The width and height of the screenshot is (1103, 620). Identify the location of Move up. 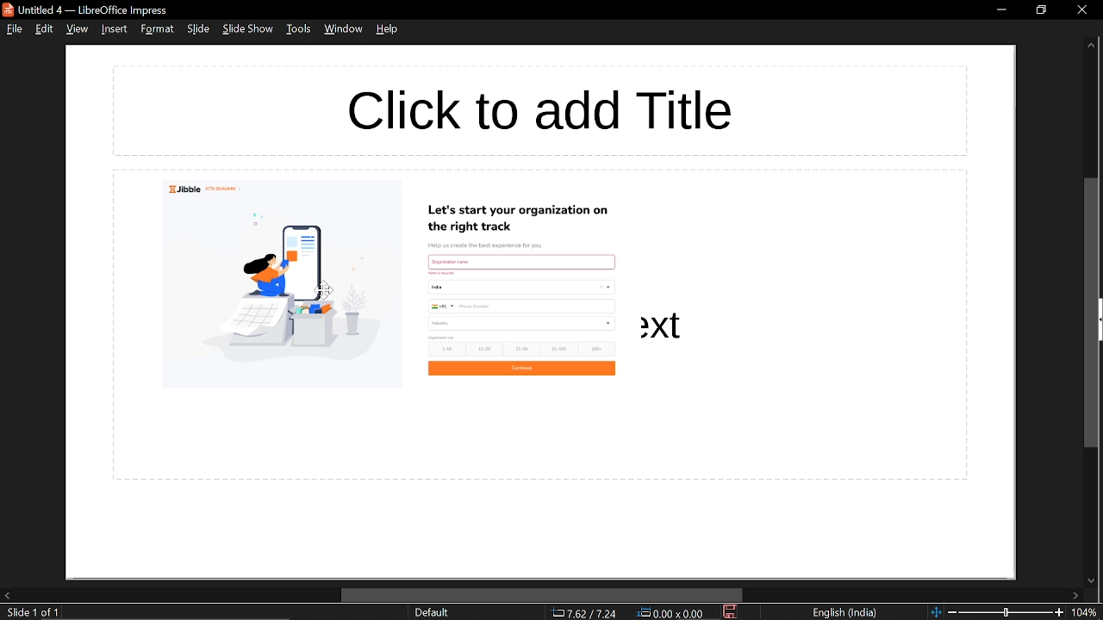
(1091, 46).